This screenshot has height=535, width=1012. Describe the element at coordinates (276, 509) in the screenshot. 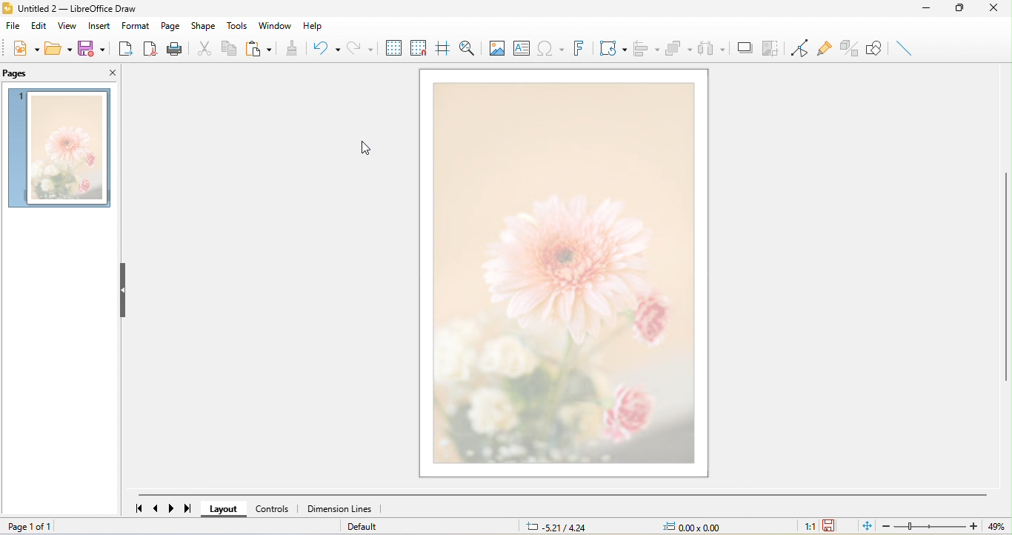

I see `controls` at that location.